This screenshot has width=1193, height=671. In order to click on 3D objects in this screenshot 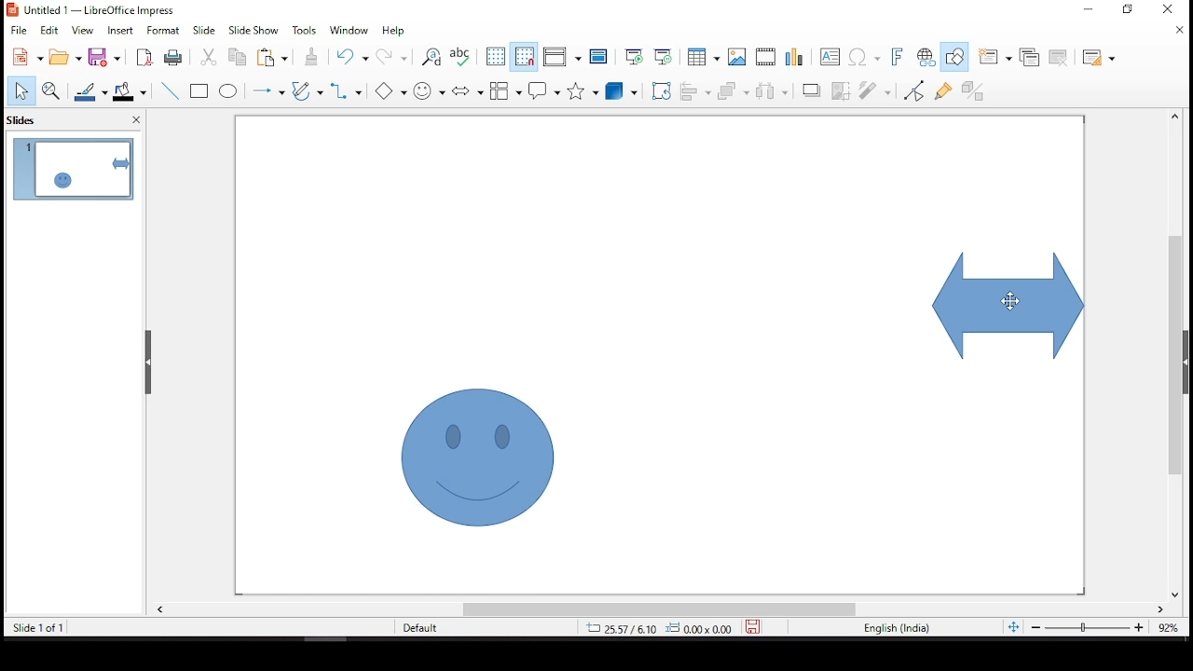, I will do `click(622, 92)`.